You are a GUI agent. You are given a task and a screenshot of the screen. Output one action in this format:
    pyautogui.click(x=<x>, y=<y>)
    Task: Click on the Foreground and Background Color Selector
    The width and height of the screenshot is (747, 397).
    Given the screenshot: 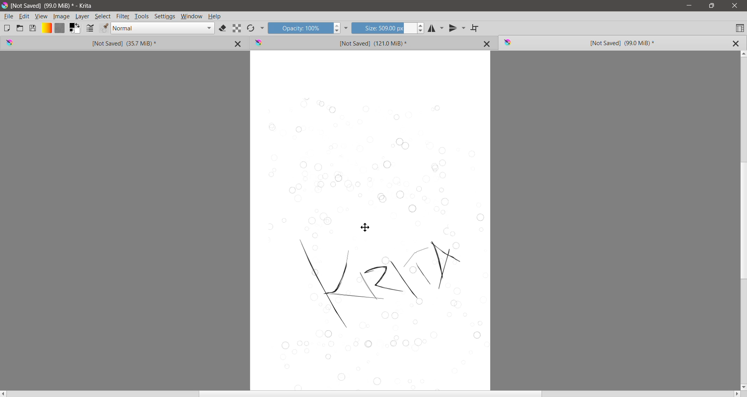 What is the action you would take?
    pyautogui.click(x=75, y=28)
    